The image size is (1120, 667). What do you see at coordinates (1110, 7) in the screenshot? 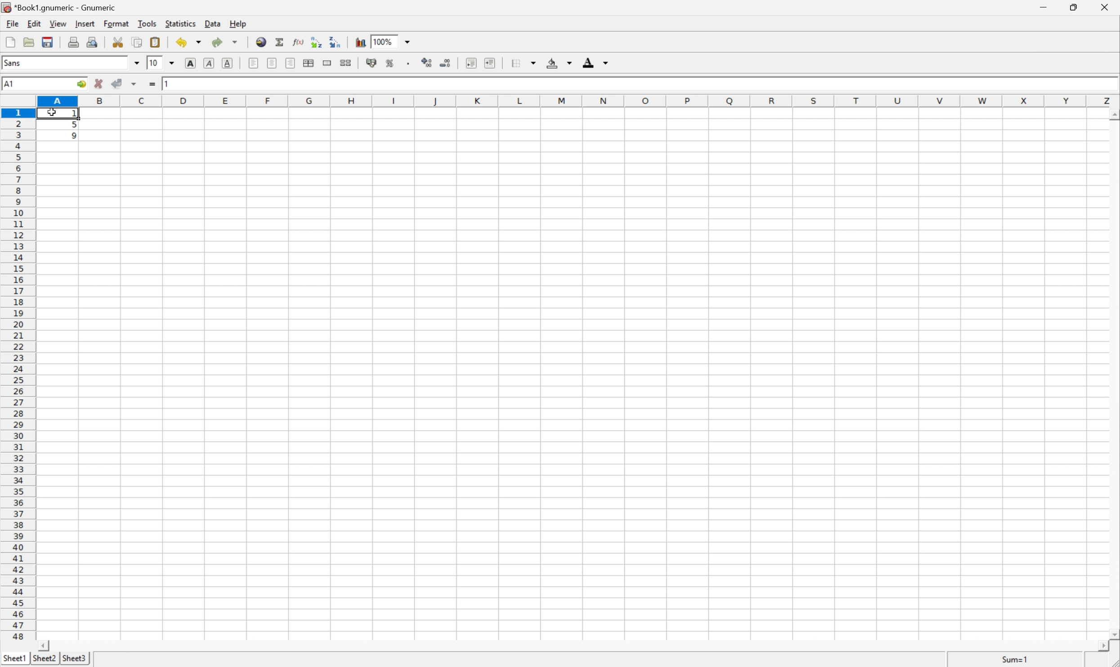
I see `close` at bounding box center [1110, 7].